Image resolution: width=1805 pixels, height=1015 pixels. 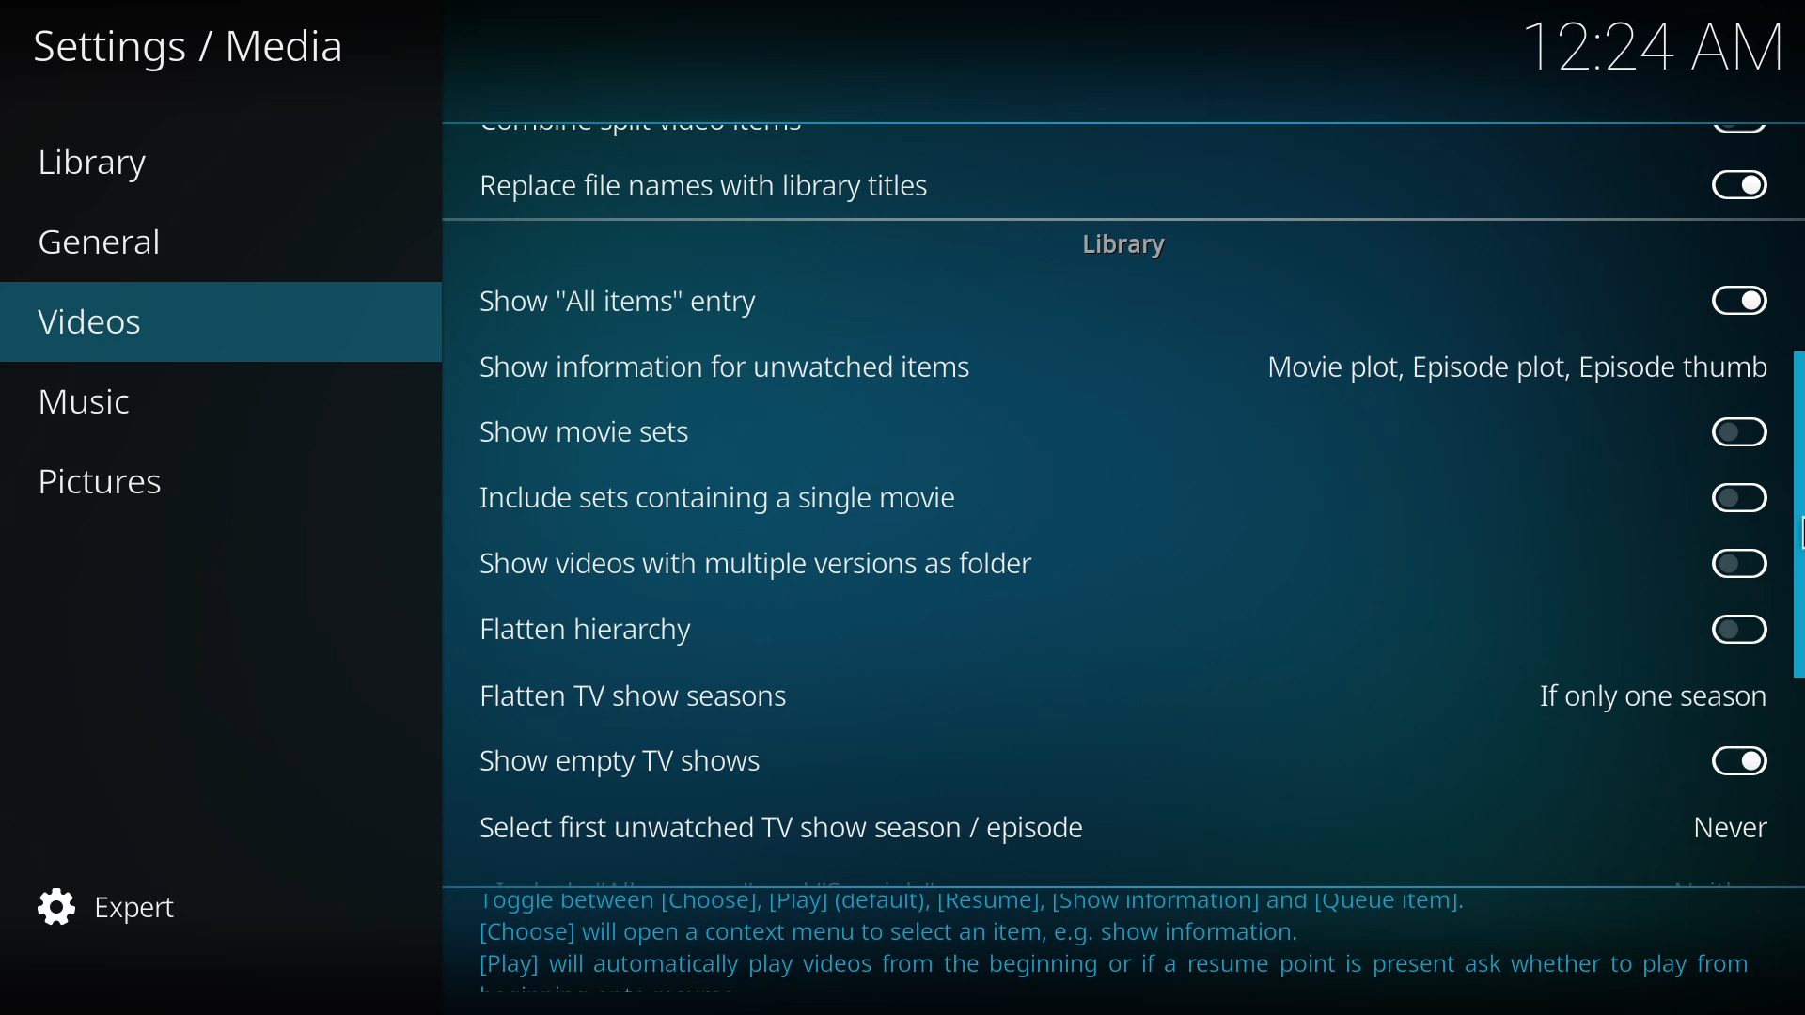 I want to click on movie plot, so click(x=1509, y=366).